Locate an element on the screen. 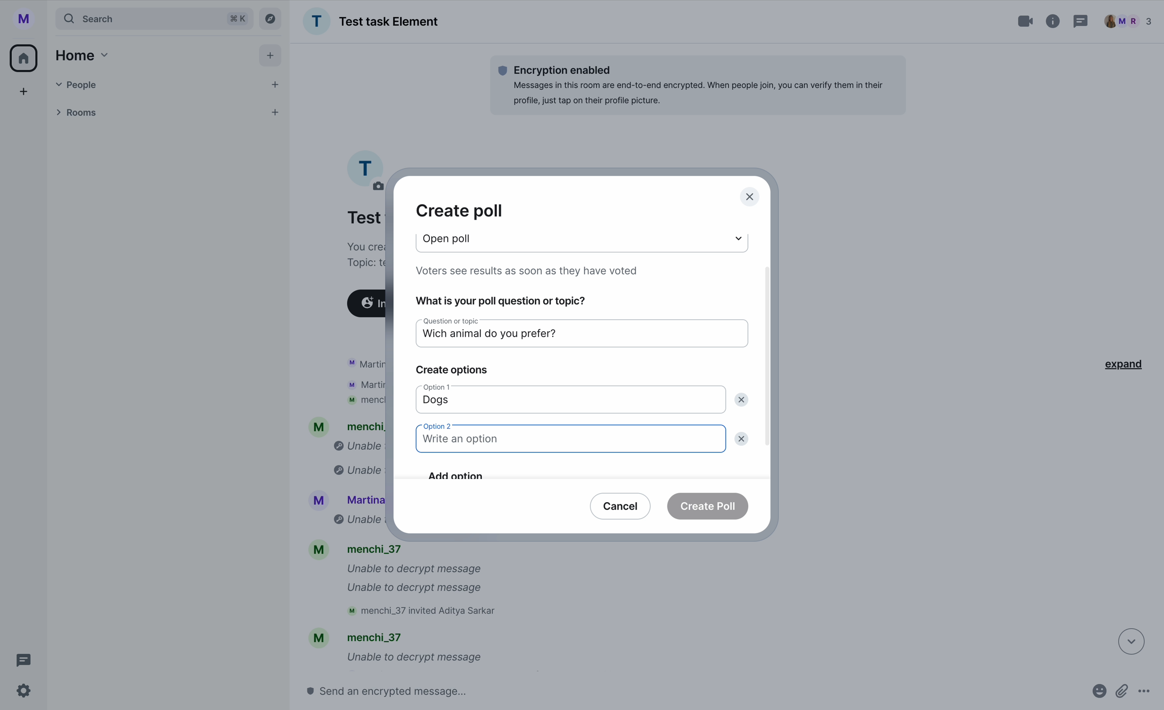  which animal do you prefer is located at coordinates (487, 335).